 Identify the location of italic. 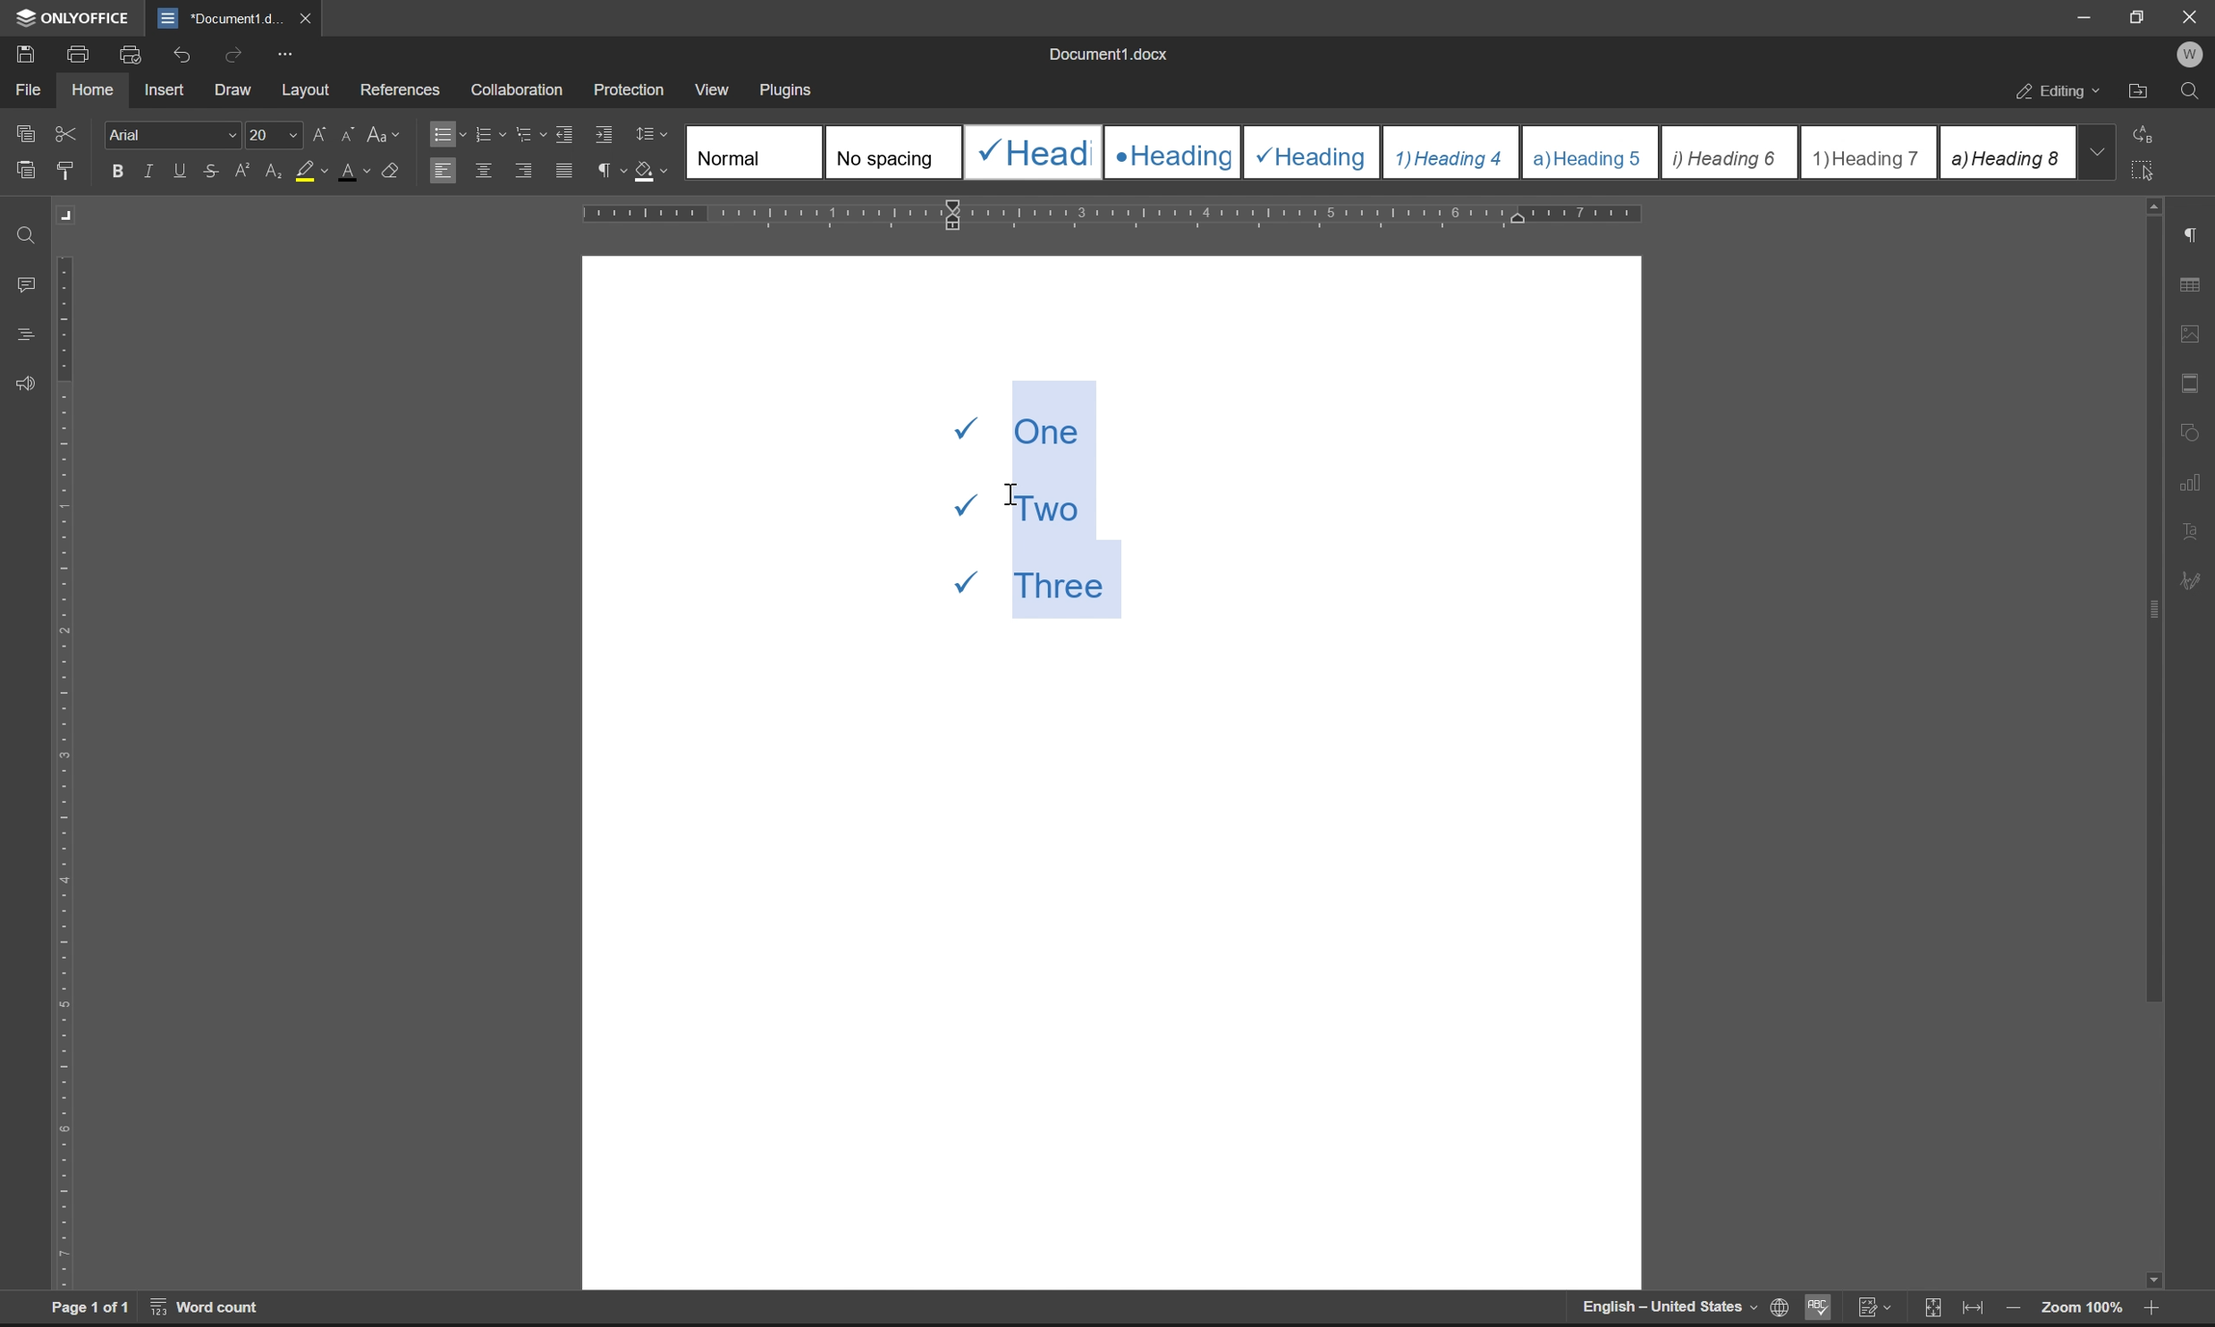
(151, 170).